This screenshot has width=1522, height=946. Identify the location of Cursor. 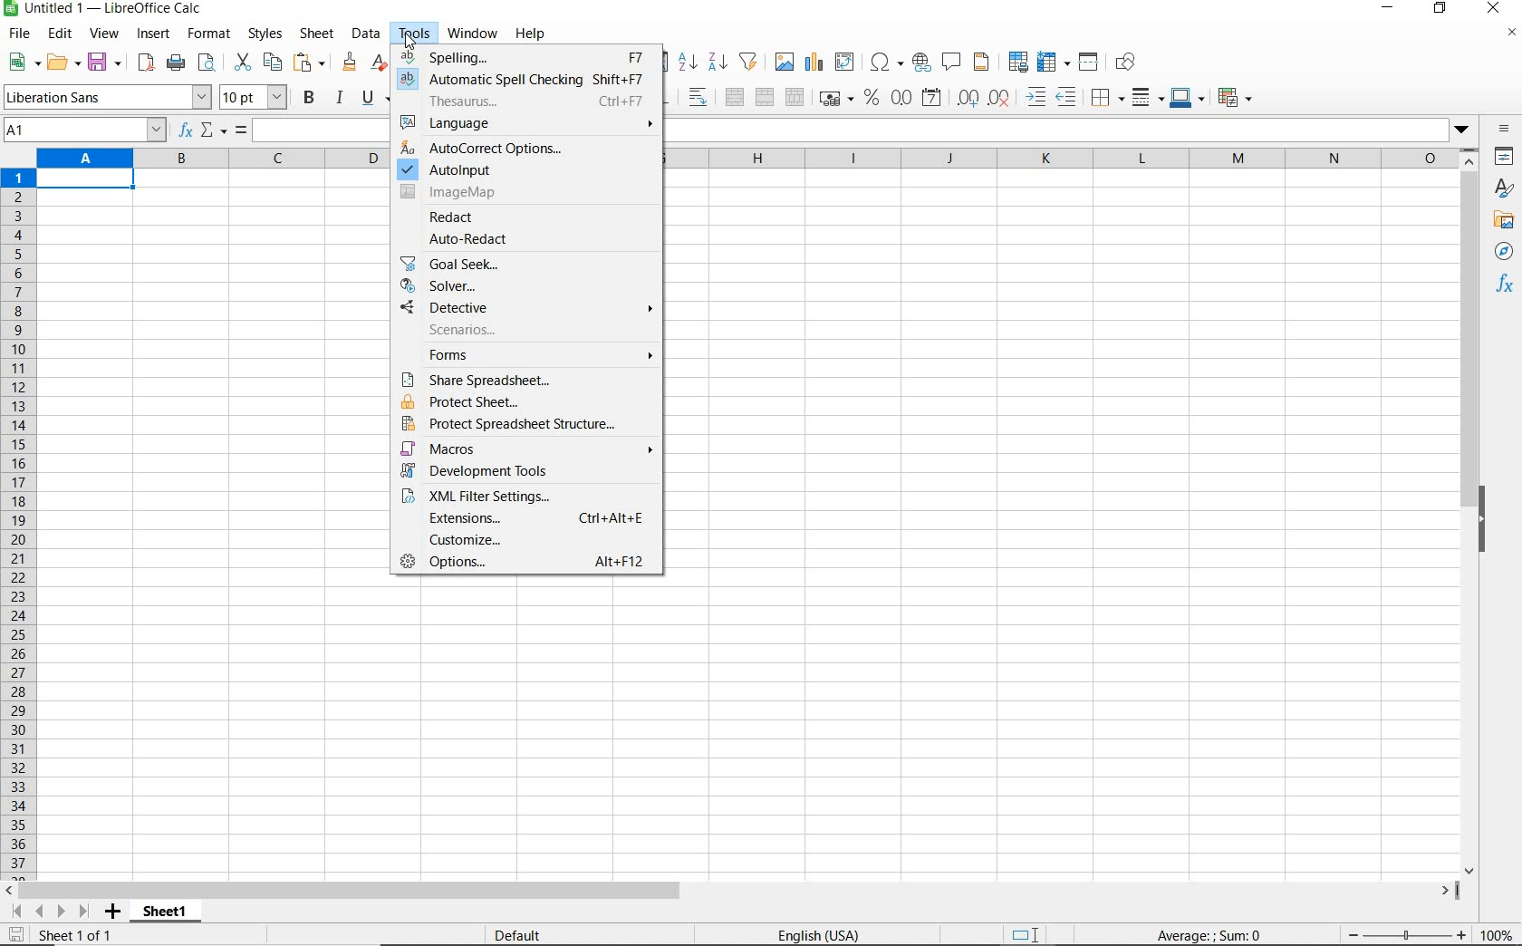
(413, 43).